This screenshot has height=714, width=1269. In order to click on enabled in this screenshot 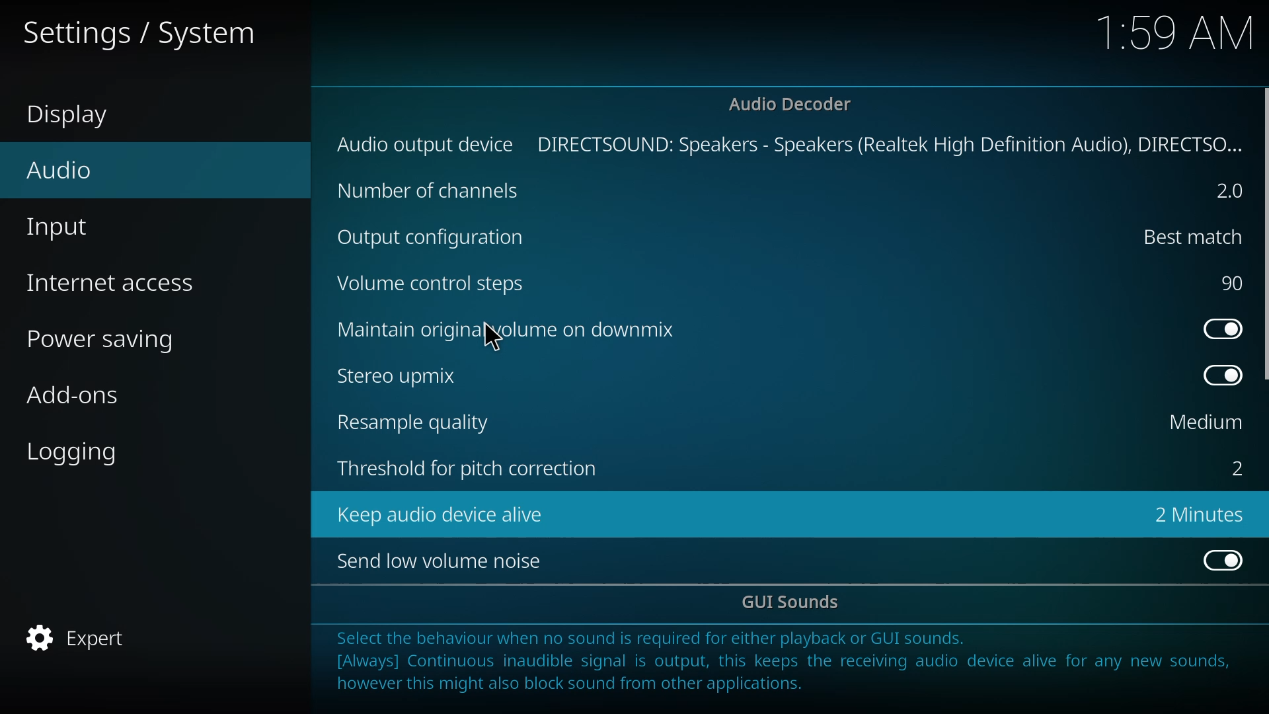, I will do `click(1217, 327)`.